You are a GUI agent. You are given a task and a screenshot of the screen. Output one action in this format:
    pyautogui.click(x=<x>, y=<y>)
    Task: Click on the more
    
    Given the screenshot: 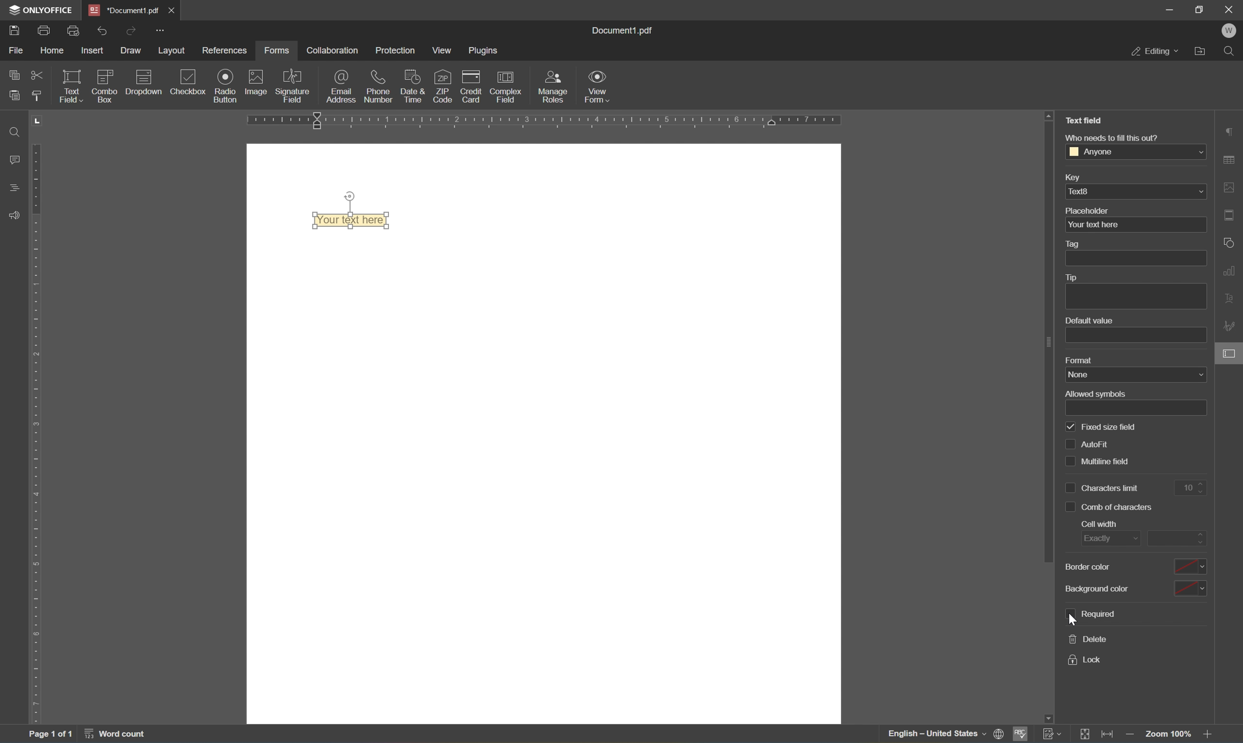 What is the action you would take?
    pyautogui.click(x=162, y=31)
    